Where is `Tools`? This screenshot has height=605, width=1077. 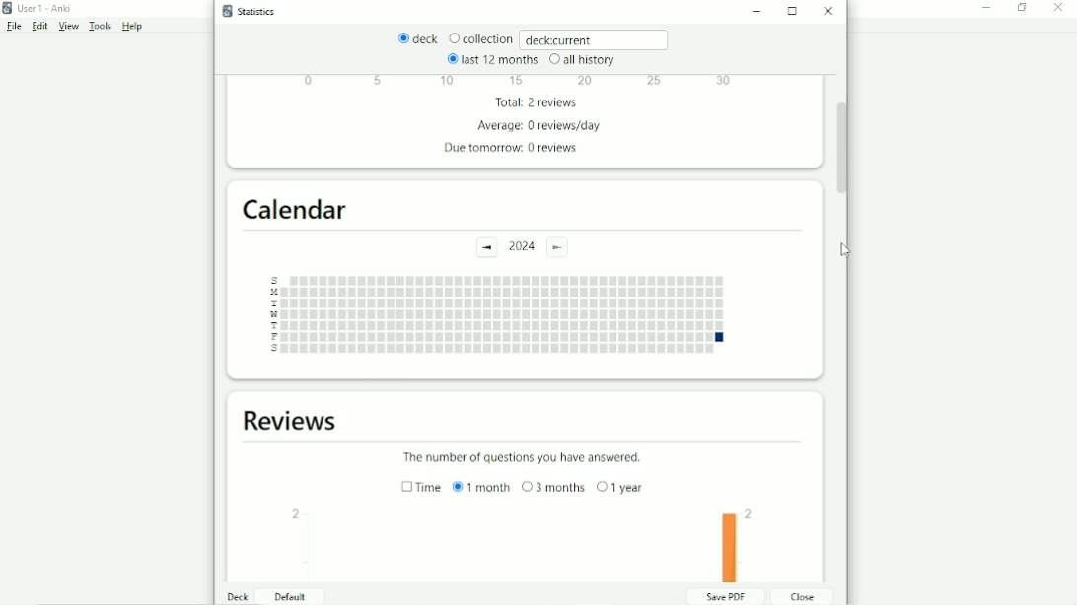 Tools is located at coordinates (102, 27).